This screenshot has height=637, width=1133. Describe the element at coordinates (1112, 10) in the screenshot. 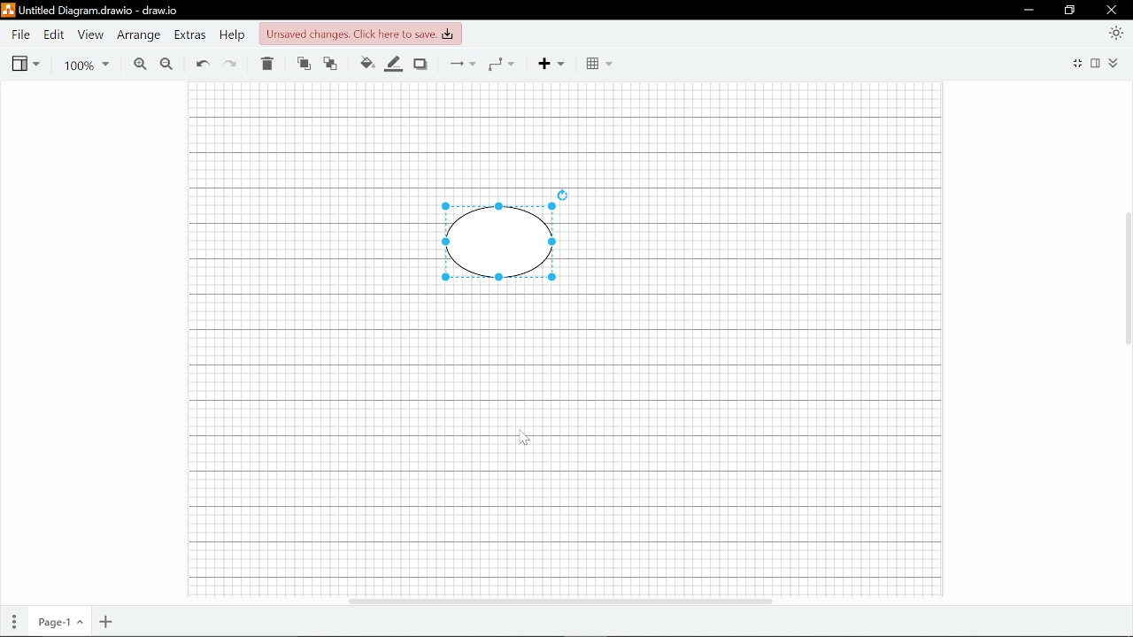

I see `Close` at that location.